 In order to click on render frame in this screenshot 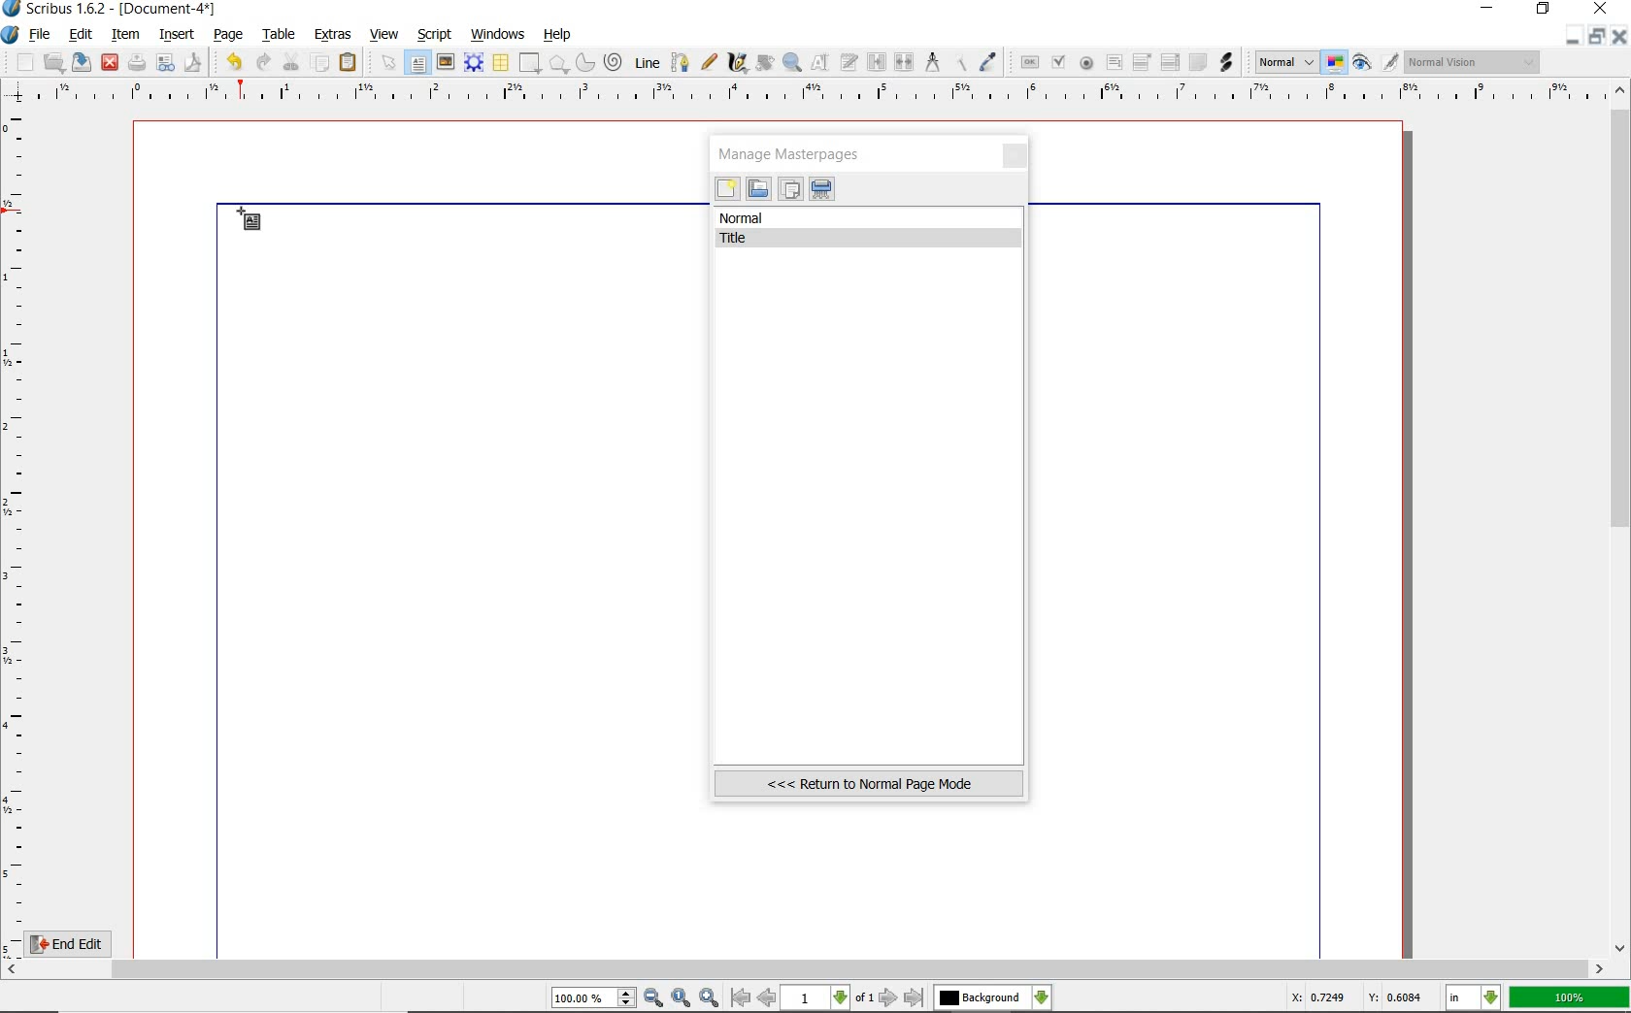, I will do `click(474, 62)`.